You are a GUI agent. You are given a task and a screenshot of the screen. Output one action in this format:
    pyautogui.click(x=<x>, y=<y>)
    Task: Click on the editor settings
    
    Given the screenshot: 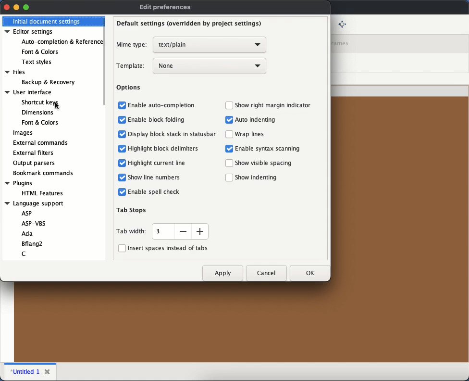 What is the action you would take?
    pyautogui.click(x=31, y=31)
    